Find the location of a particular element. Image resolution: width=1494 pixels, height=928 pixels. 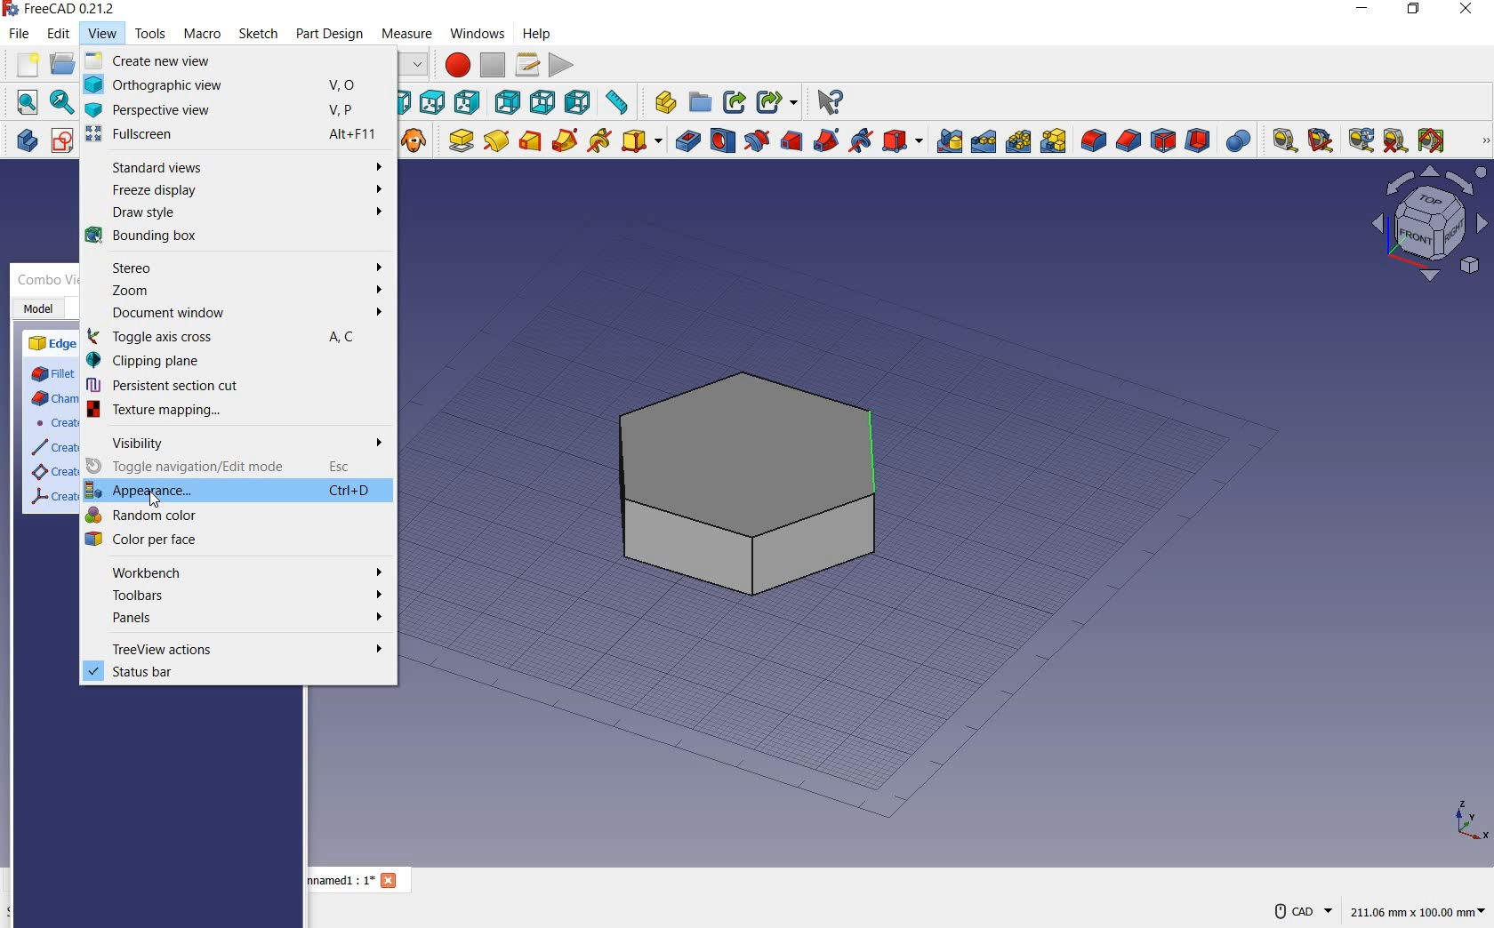

measure angular is located at coordinates (1321, 142).